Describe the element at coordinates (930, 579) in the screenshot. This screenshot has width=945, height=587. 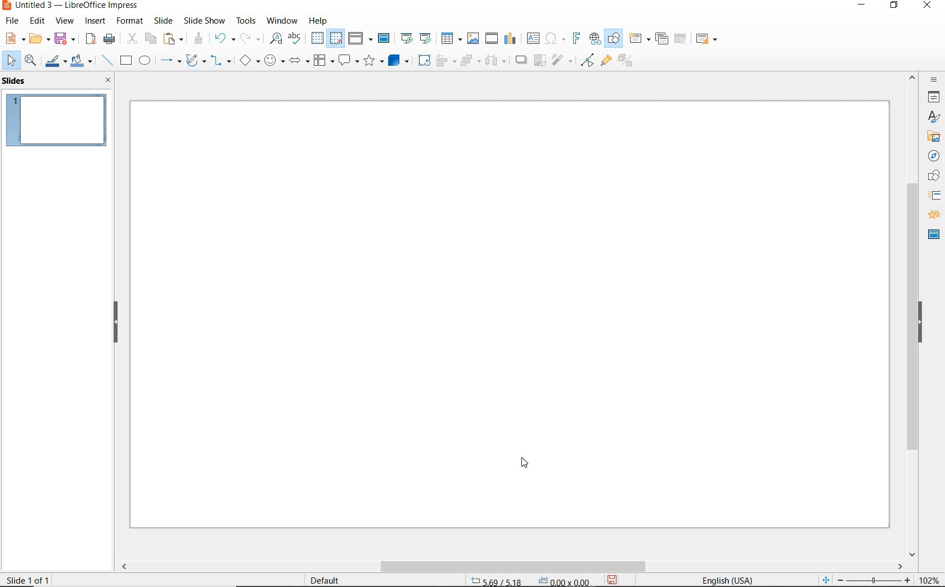
I see `ZOOM FACTOR` at that location.